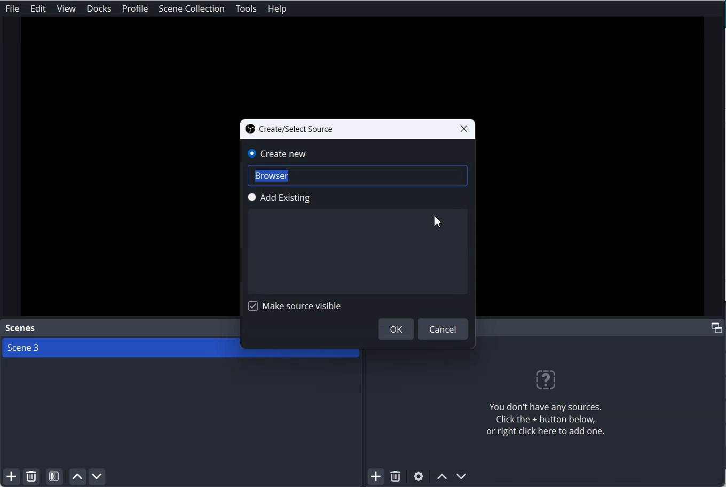 Image resolution: width=726 pixels, height=487 pixels. I want to click on Scenes, so click(19, 328).